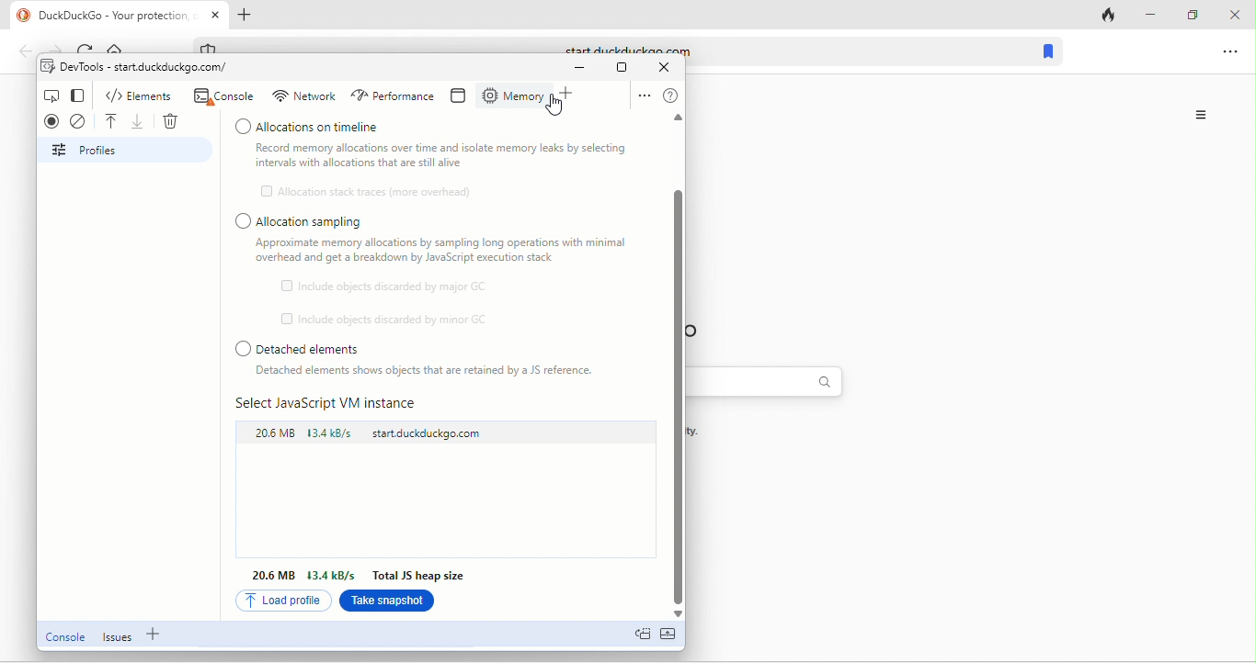 The image size is (1256, 663). What do you see at coordinates (54, 120) in the screenshot?
I see `record` at bounding box center [54, 120].